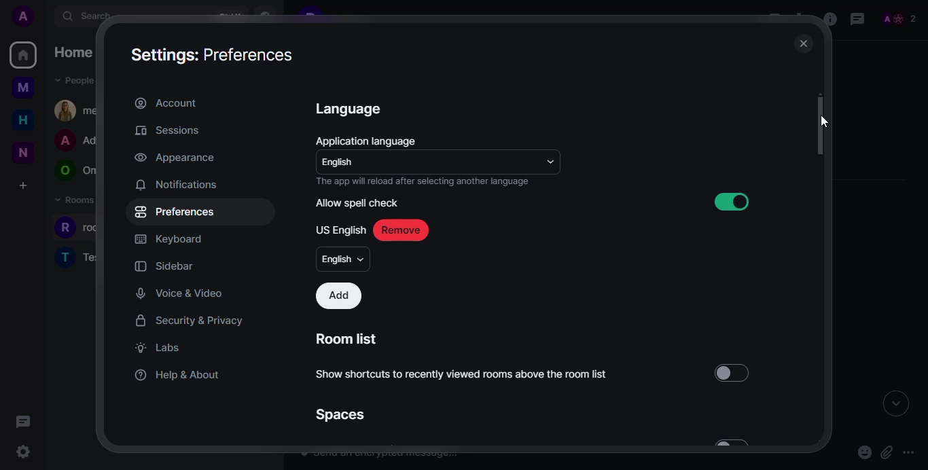 The height and width of the screenshot is (470, 928). I want to click on attach, so click(887, 451).